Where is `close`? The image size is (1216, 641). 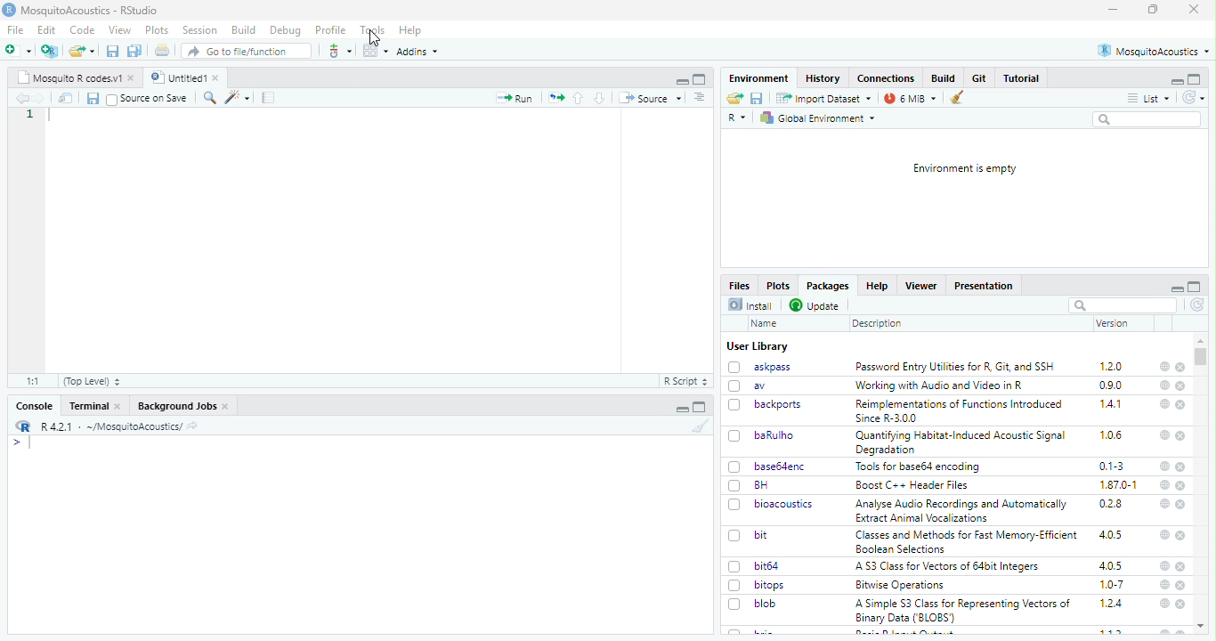 close is located at coordinates (1182, 368).